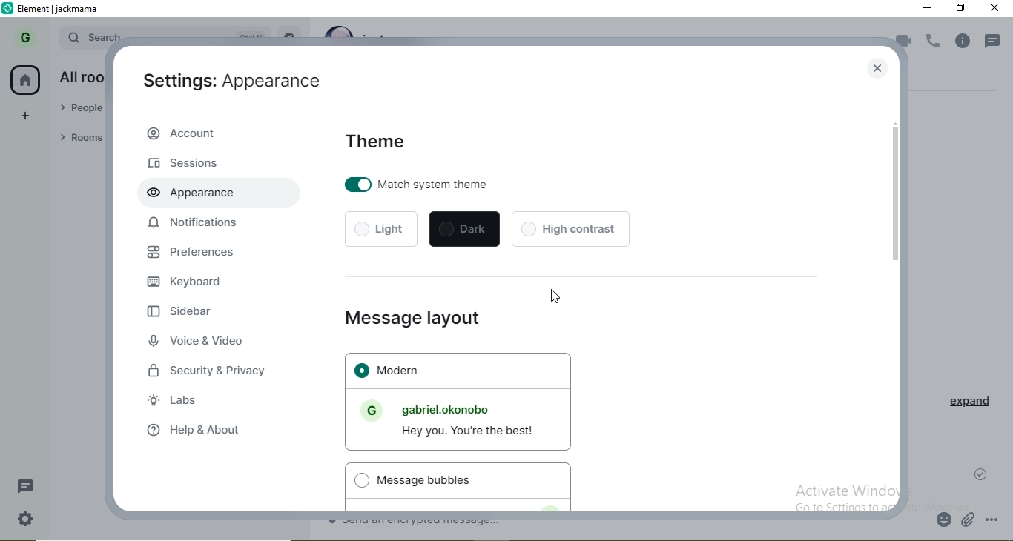  I want to click on scroll bar, so click(897, 196).